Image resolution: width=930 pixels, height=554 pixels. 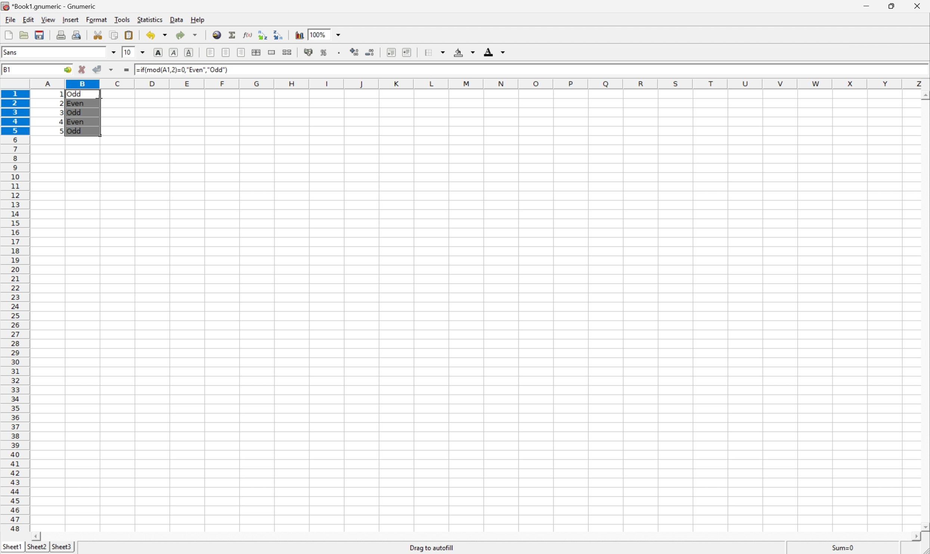 I want to click on Scroll Right, so click(x=911, y=536).